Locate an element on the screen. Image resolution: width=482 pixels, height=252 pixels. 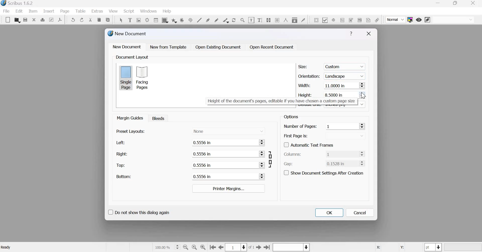
shape is located at coordinates (164, 20).